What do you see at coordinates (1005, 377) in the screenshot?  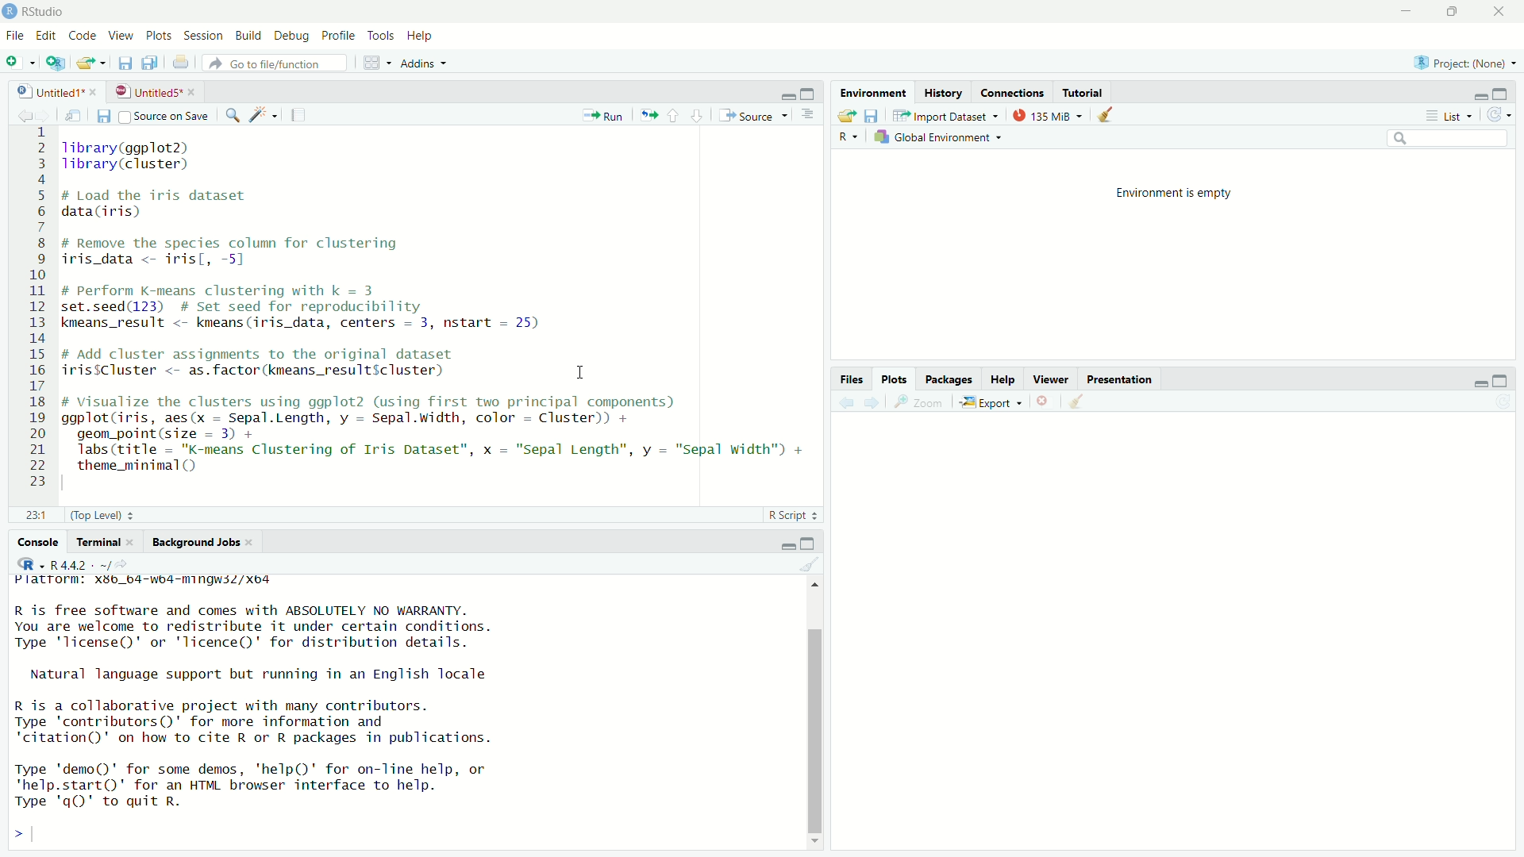 I see `help` at bounding box center [1005, 377].